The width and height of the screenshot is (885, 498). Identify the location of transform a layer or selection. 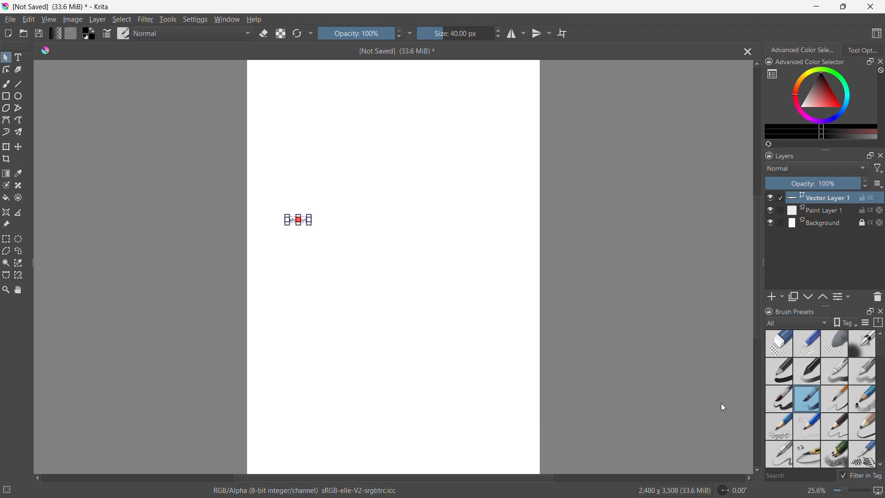
(6, 147).